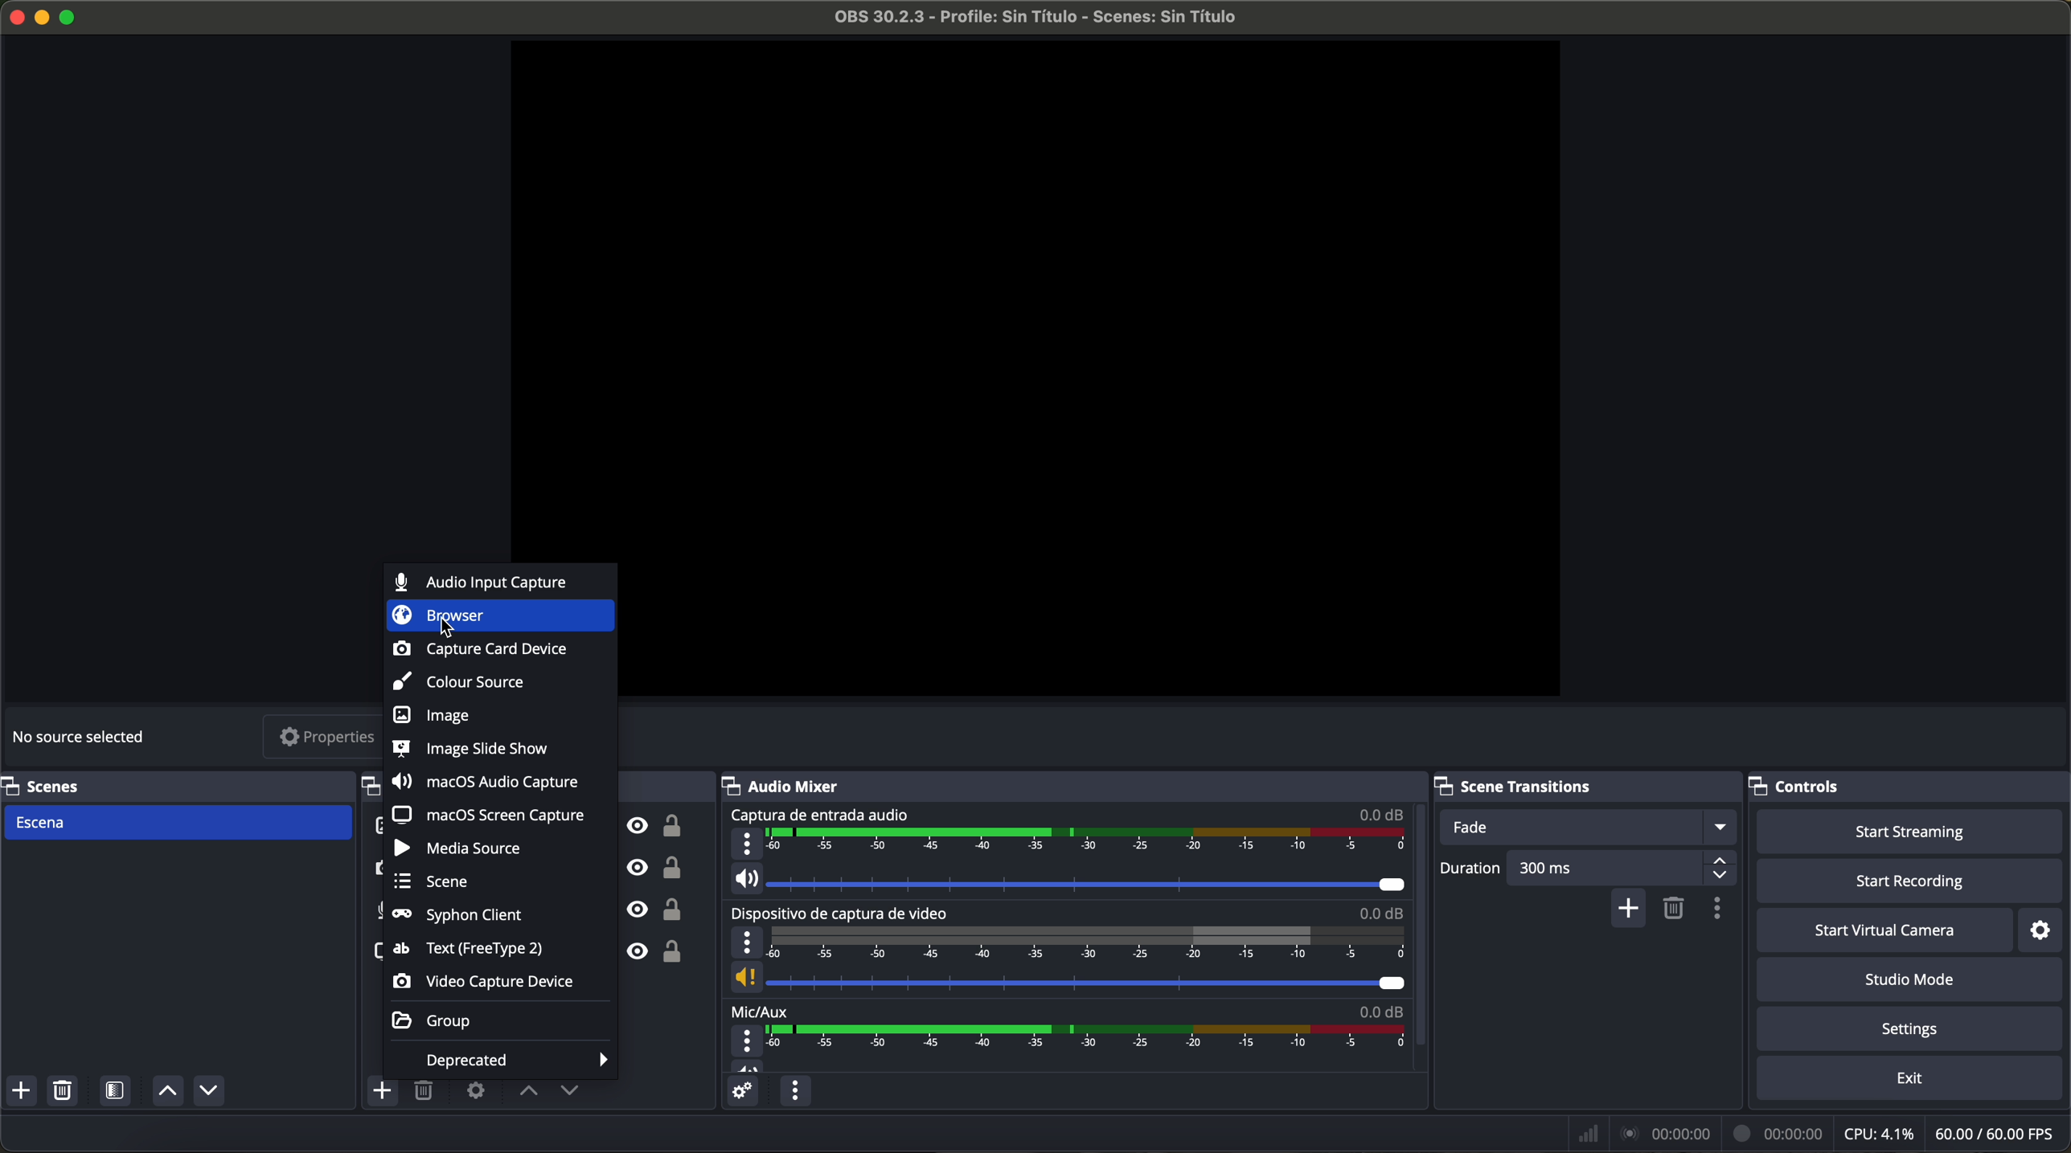 The image size is (2071, 1153). Describe the element at coordinates (524, 1091) in the screenshot. I see `move sources up` at that location.